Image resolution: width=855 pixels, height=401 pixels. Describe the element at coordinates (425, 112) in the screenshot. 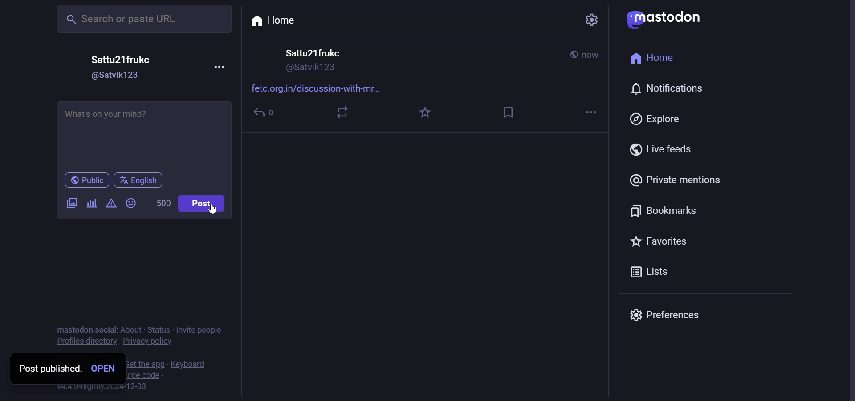

I see `favorites` at that location.